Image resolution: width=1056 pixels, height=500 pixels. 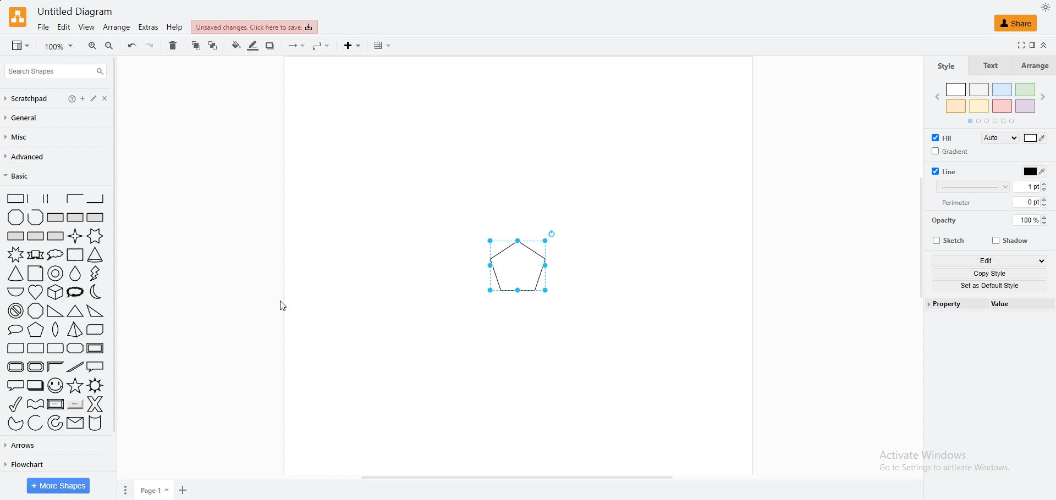 I want to click on general, so click(x=27, y=118).